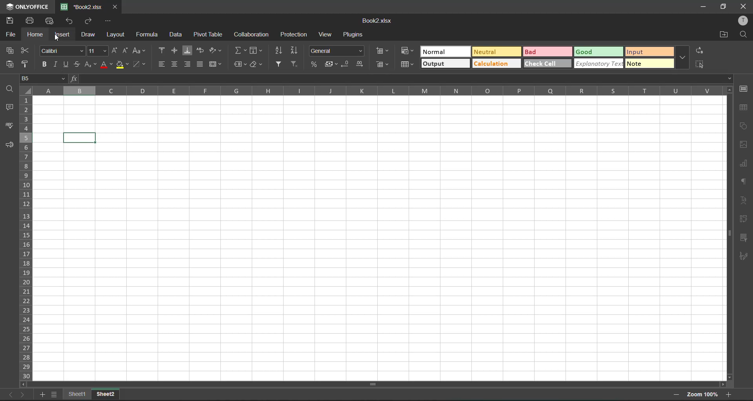 This screenshot has width=753, height=401. Describe the element at coordinates (82, 6) in the screenshot. I see `*Book2.xlsx` at that location.